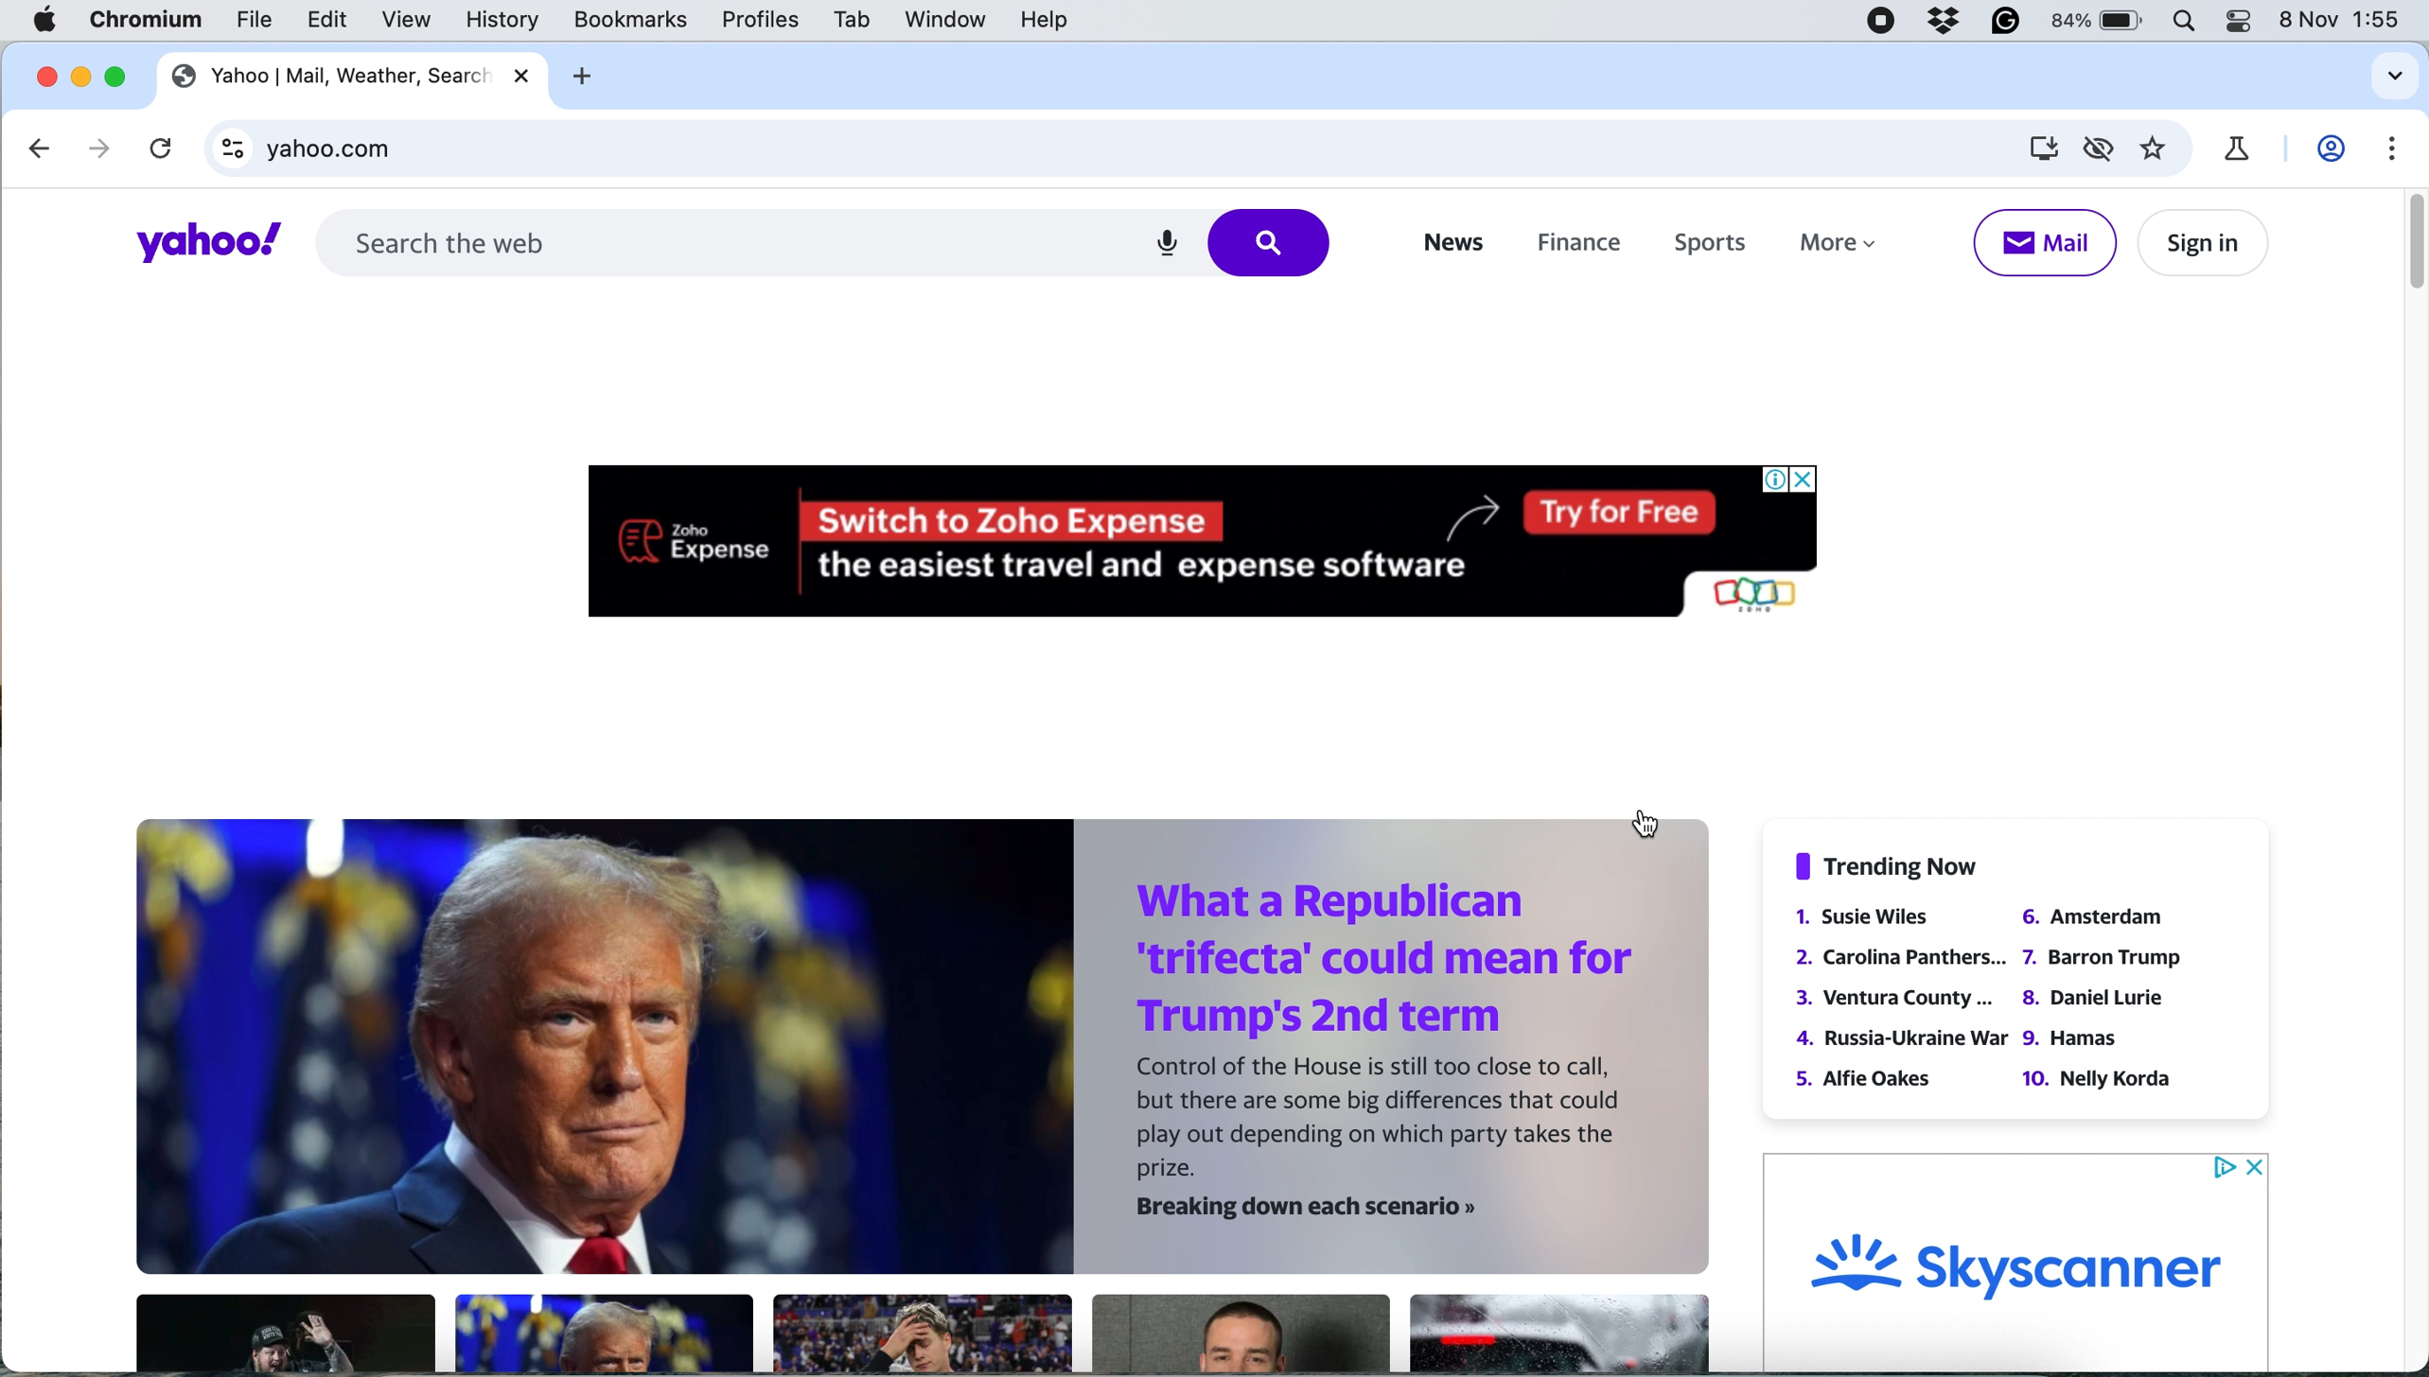 The height and width of the screenshot is (1377, 2429). I want to click on refresh, so click(159, 147).